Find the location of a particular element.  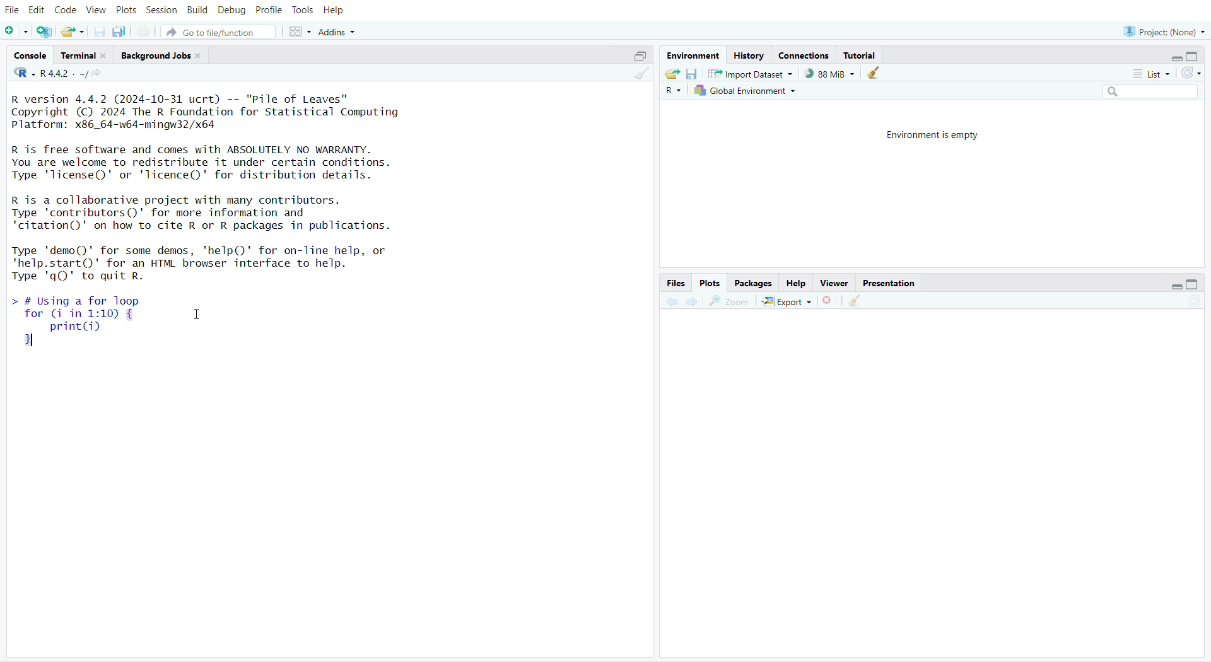

environment is empty is located at coordinates (929, 137).